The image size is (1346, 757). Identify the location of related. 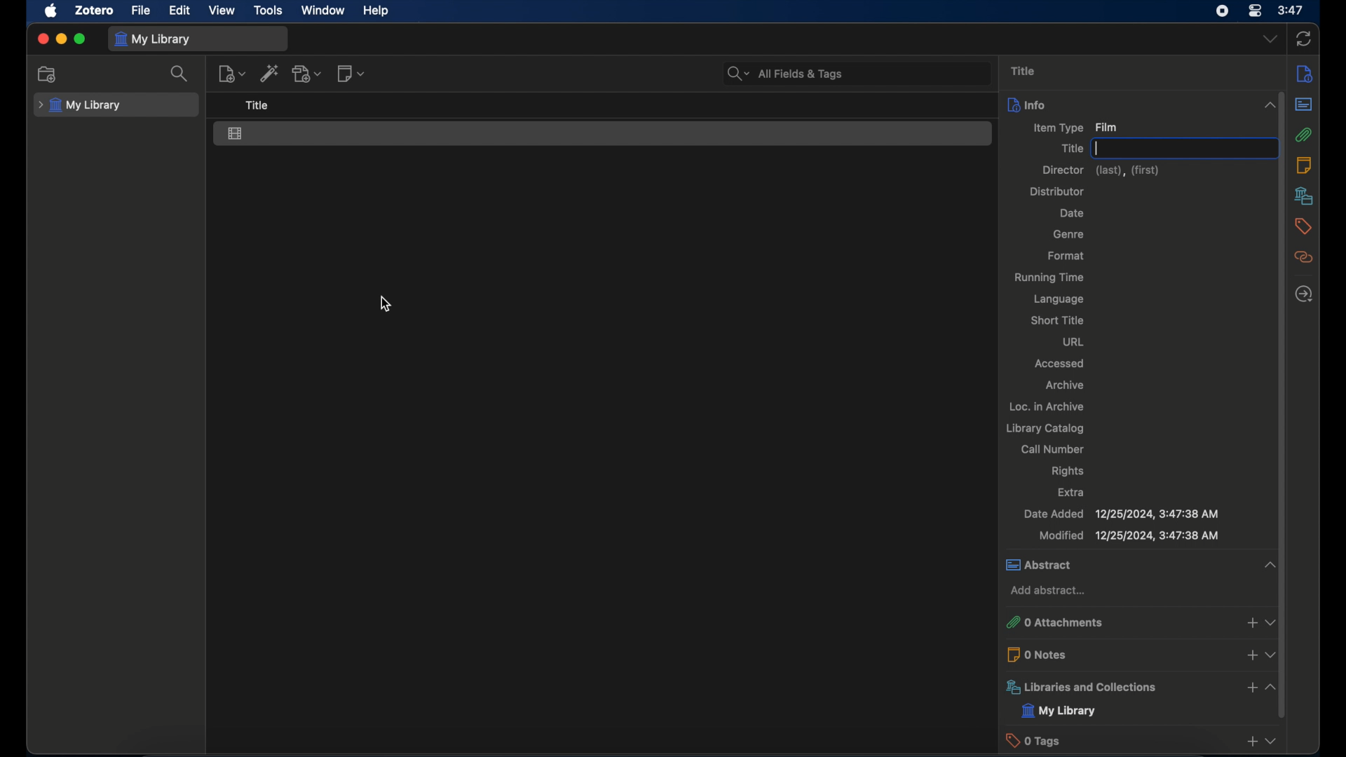
(1305, 257).